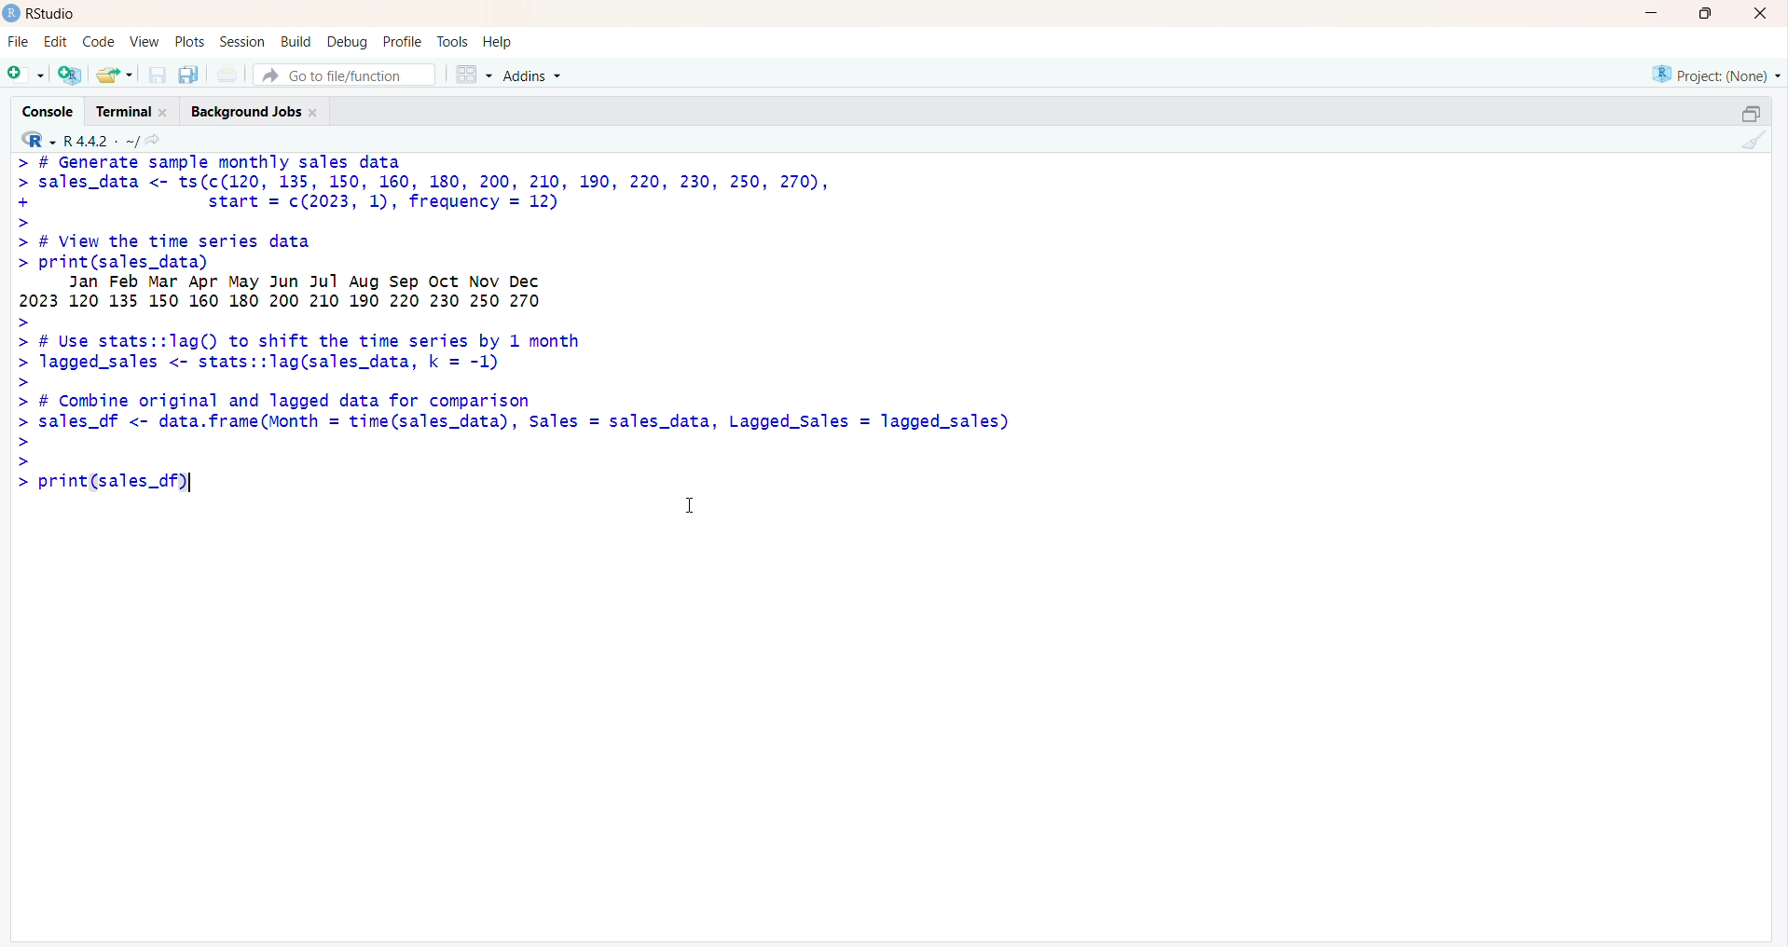 Image resolution: width=1788 pixels, height=947 pixels. I want to click on addins, so click(536, 75).